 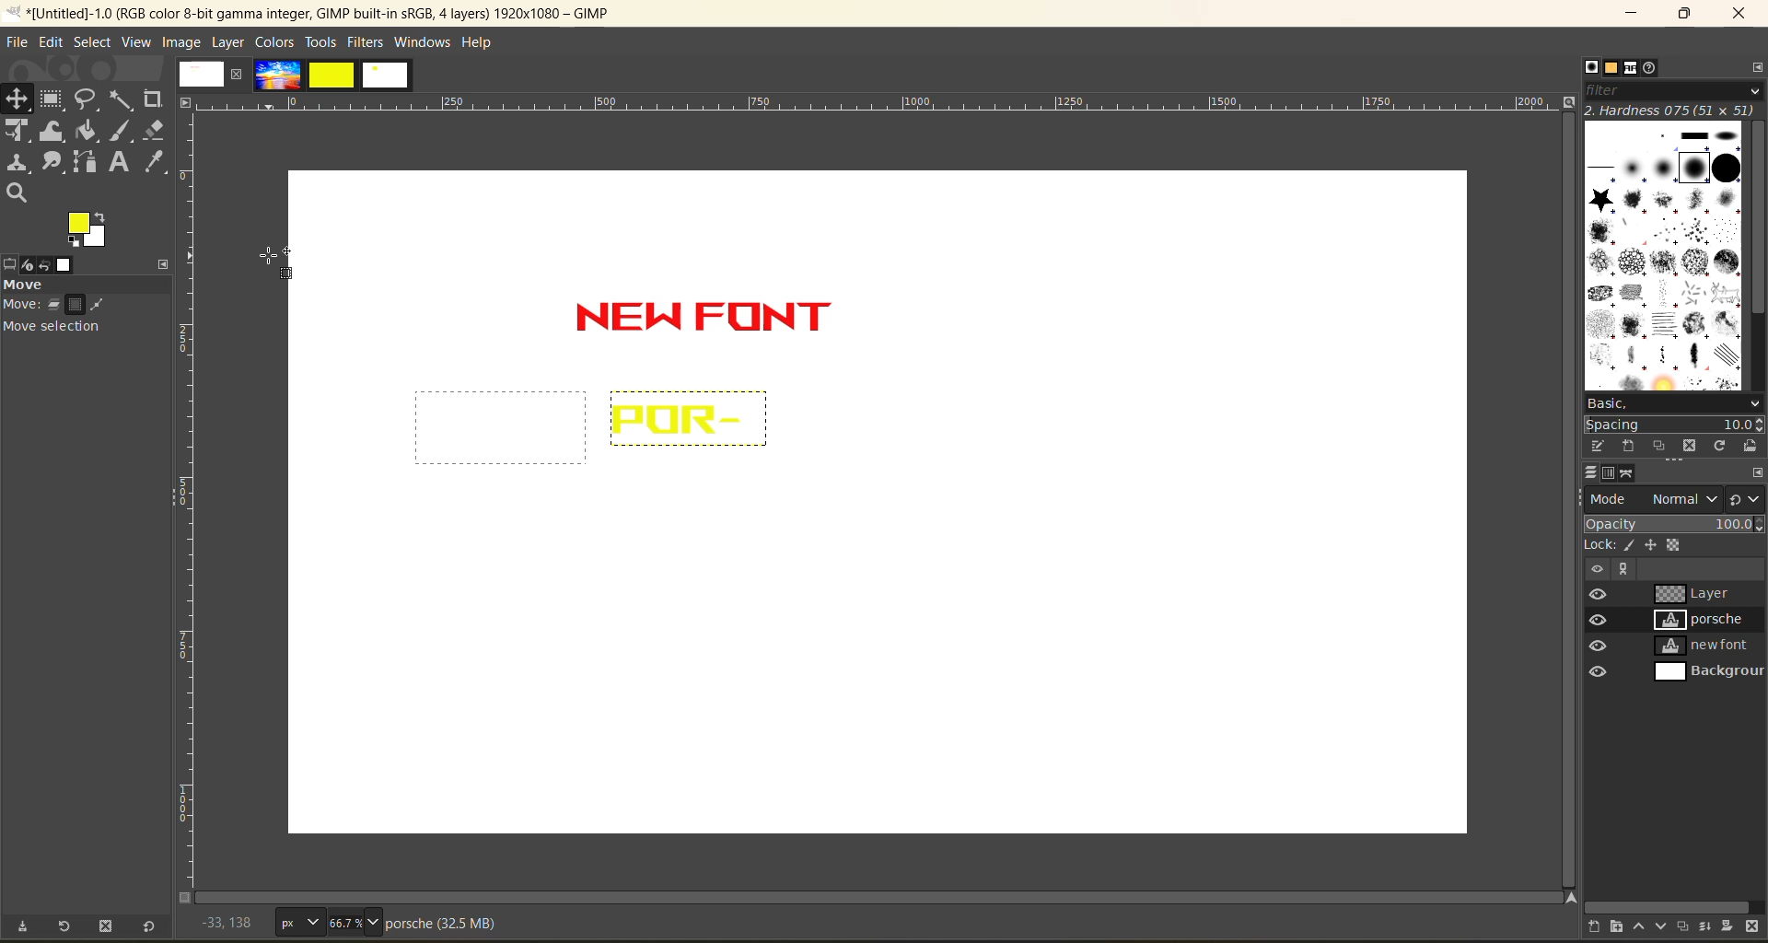 What do you see at coordinates (1675, 424) in the screenshot?
I see `spacing` at bounding box center [1675, 424].